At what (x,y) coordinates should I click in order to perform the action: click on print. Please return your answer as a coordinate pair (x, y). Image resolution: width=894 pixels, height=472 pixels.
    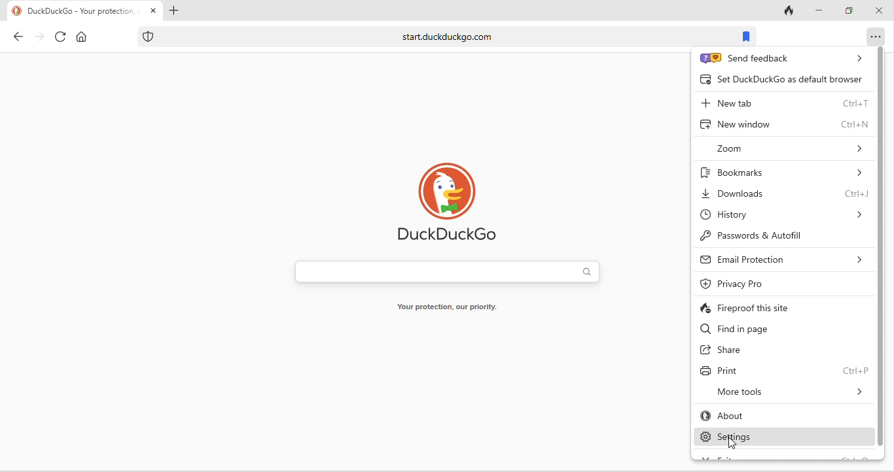
    Looking at the image, I should click on (784, 371).